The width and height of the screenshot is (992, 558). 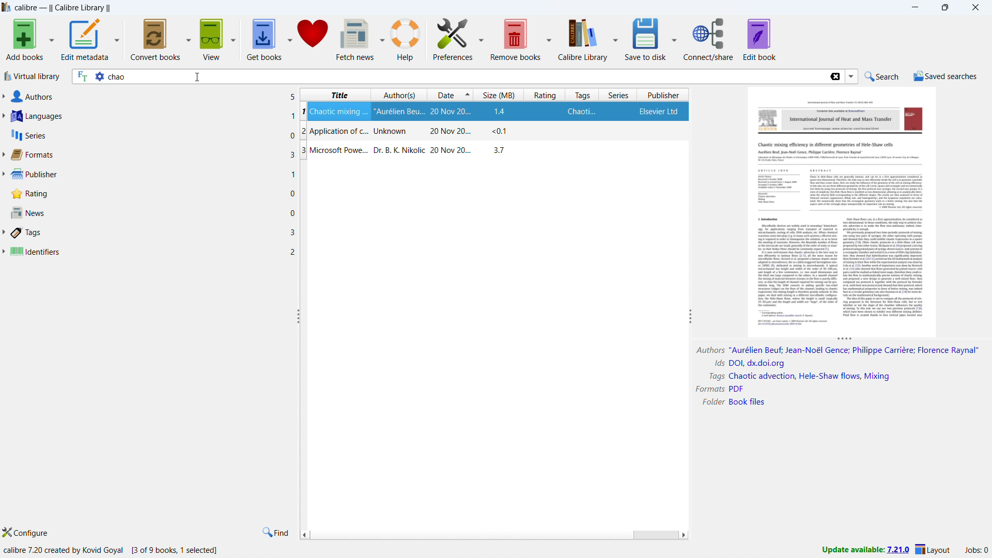 I want to click on , so click(x=314, y=38).